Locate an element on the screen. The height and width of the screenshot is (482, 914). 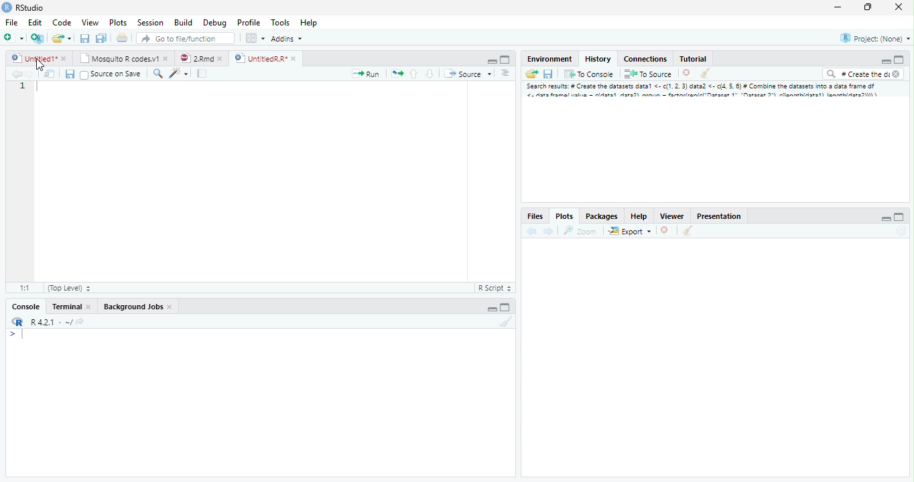
Help is located at coordinates (639, 216).